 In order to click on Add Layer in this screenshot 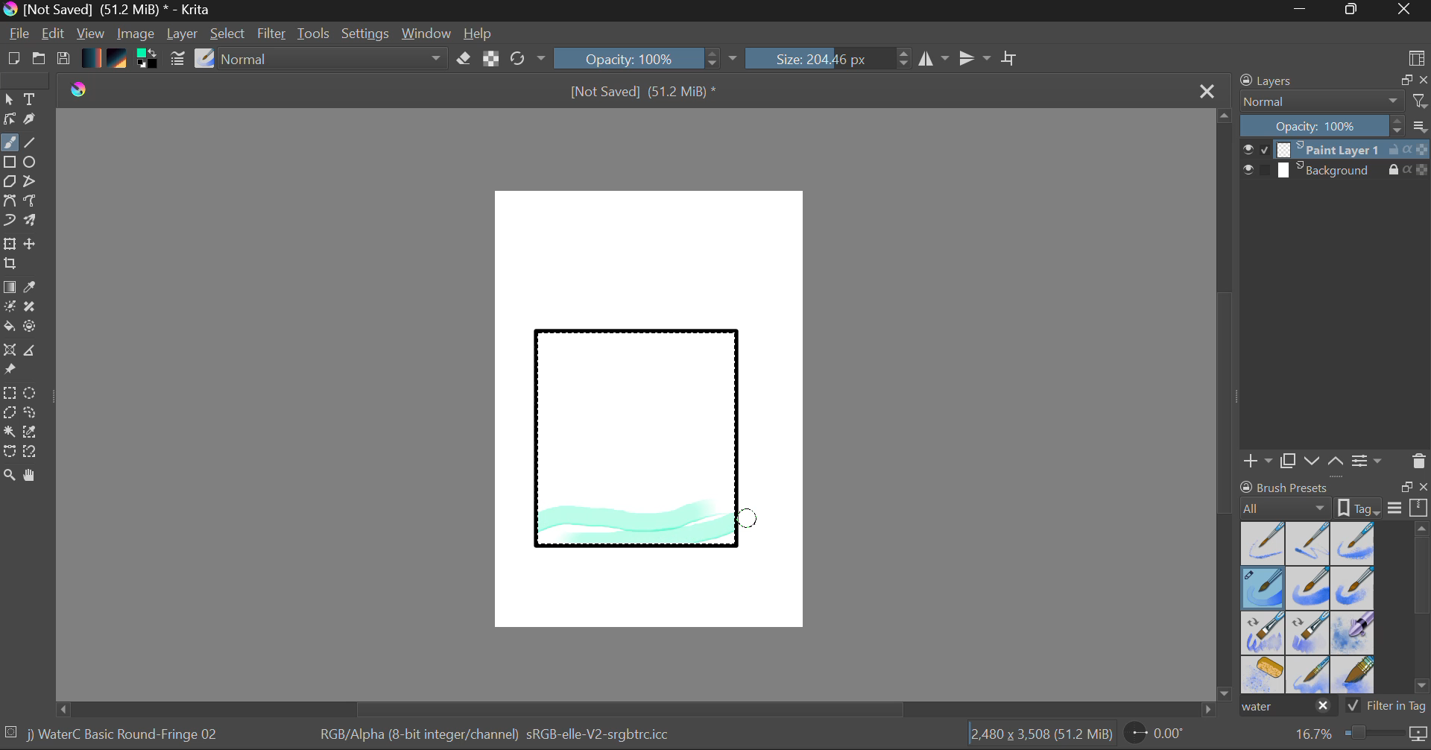, I will do `click(1257, 461)`.